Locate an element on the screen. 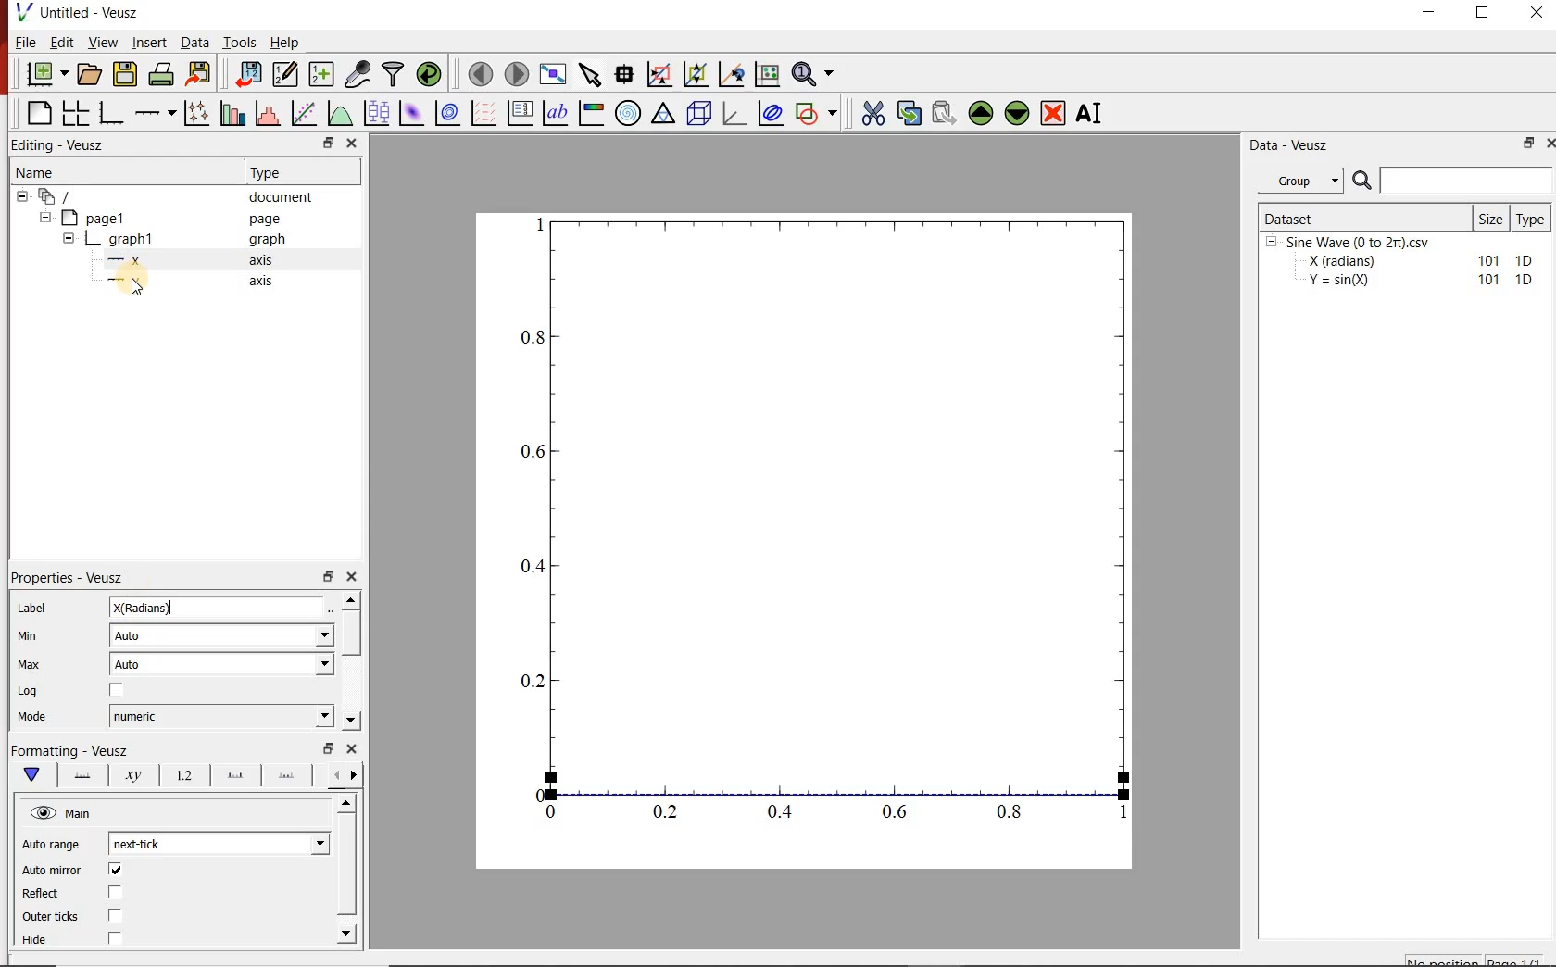 The width and height of the screenshot is (1556, 967). Min/Max is located at coordinates (326, 144).